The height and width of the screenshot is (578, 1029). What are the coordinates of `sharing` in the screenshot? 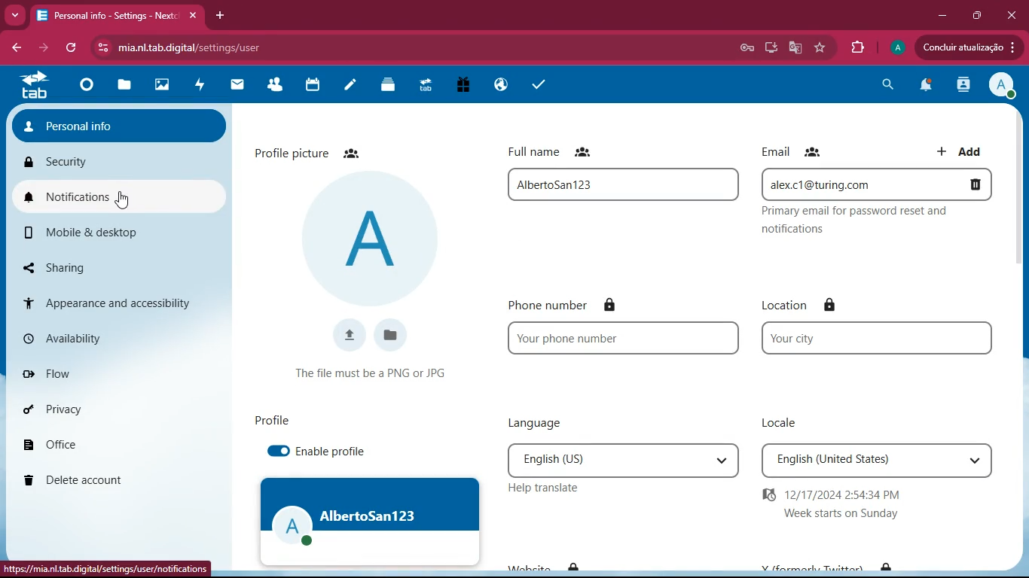 It's located at (90, 264).